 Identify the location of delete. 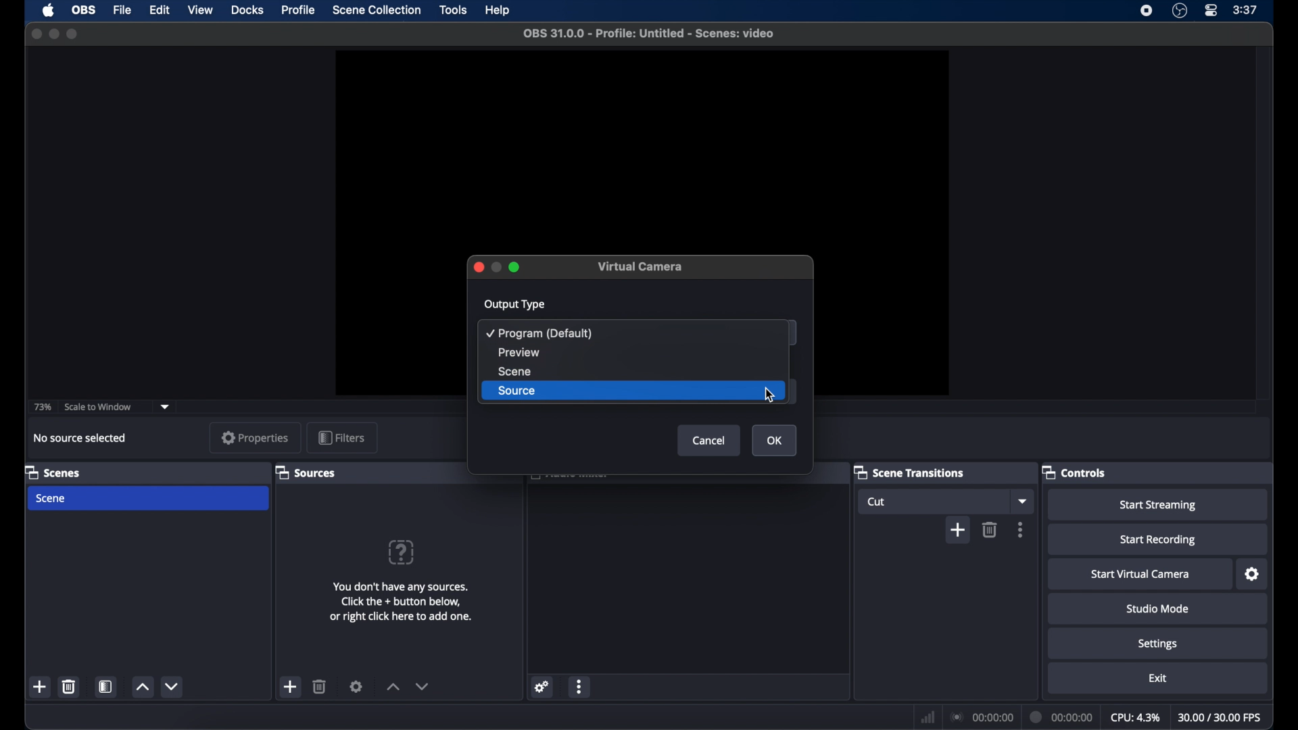
(69, 686).